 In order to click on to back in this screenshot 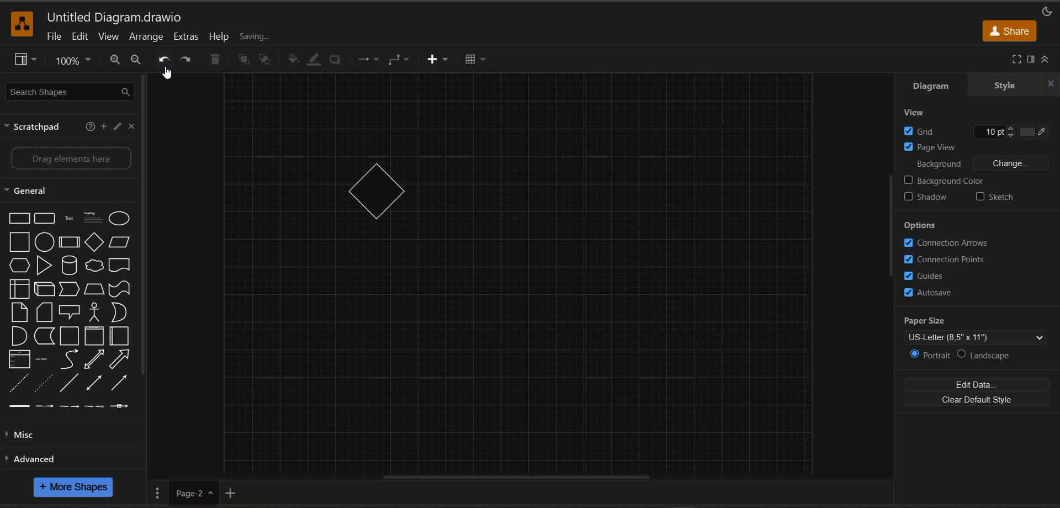, I will do `click(266, 62)`.